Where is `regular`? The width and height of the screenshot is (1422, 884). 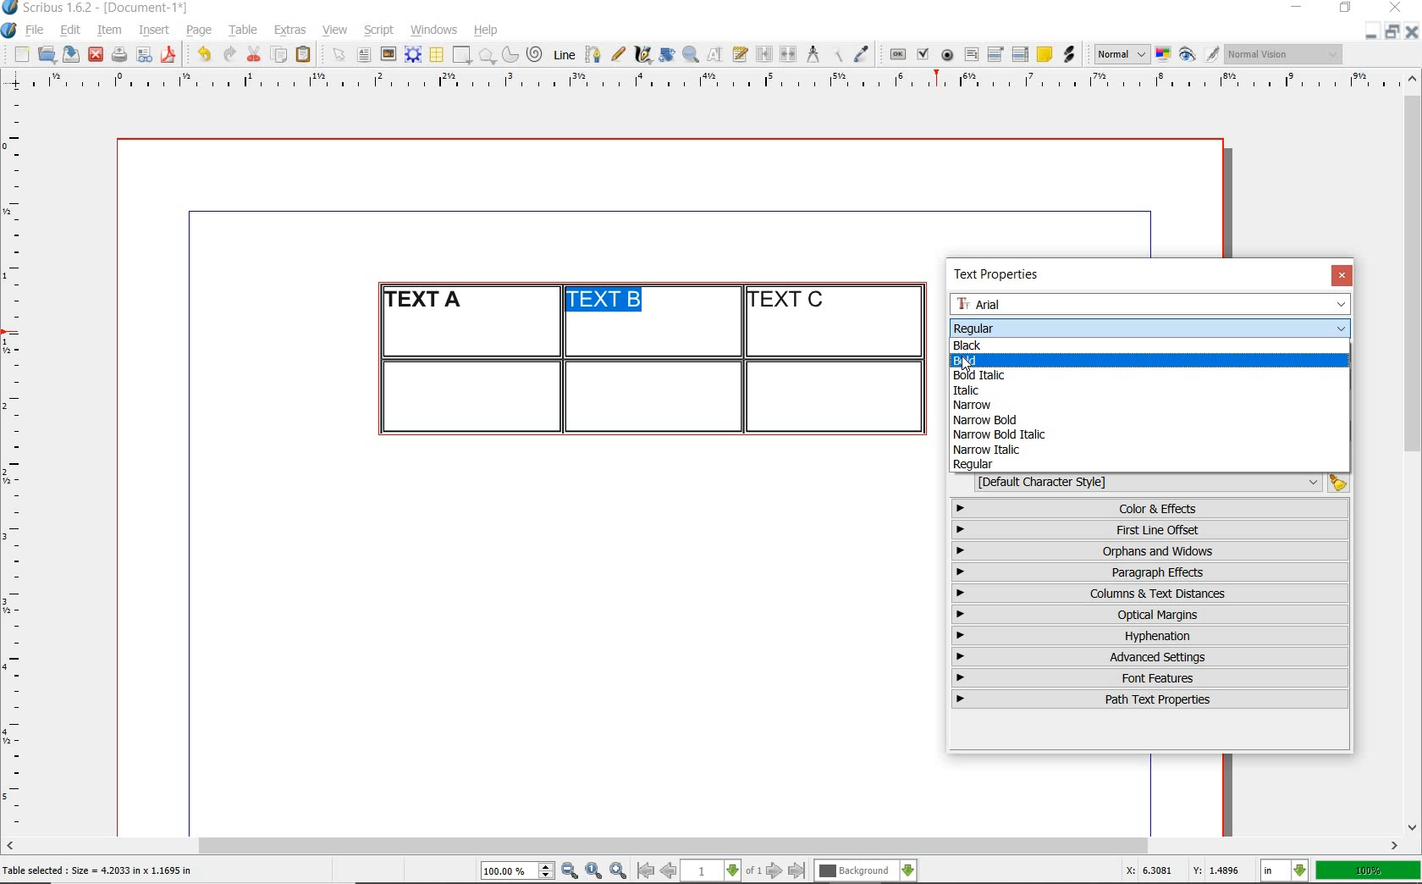 regular is located at coordinates (973, 327).